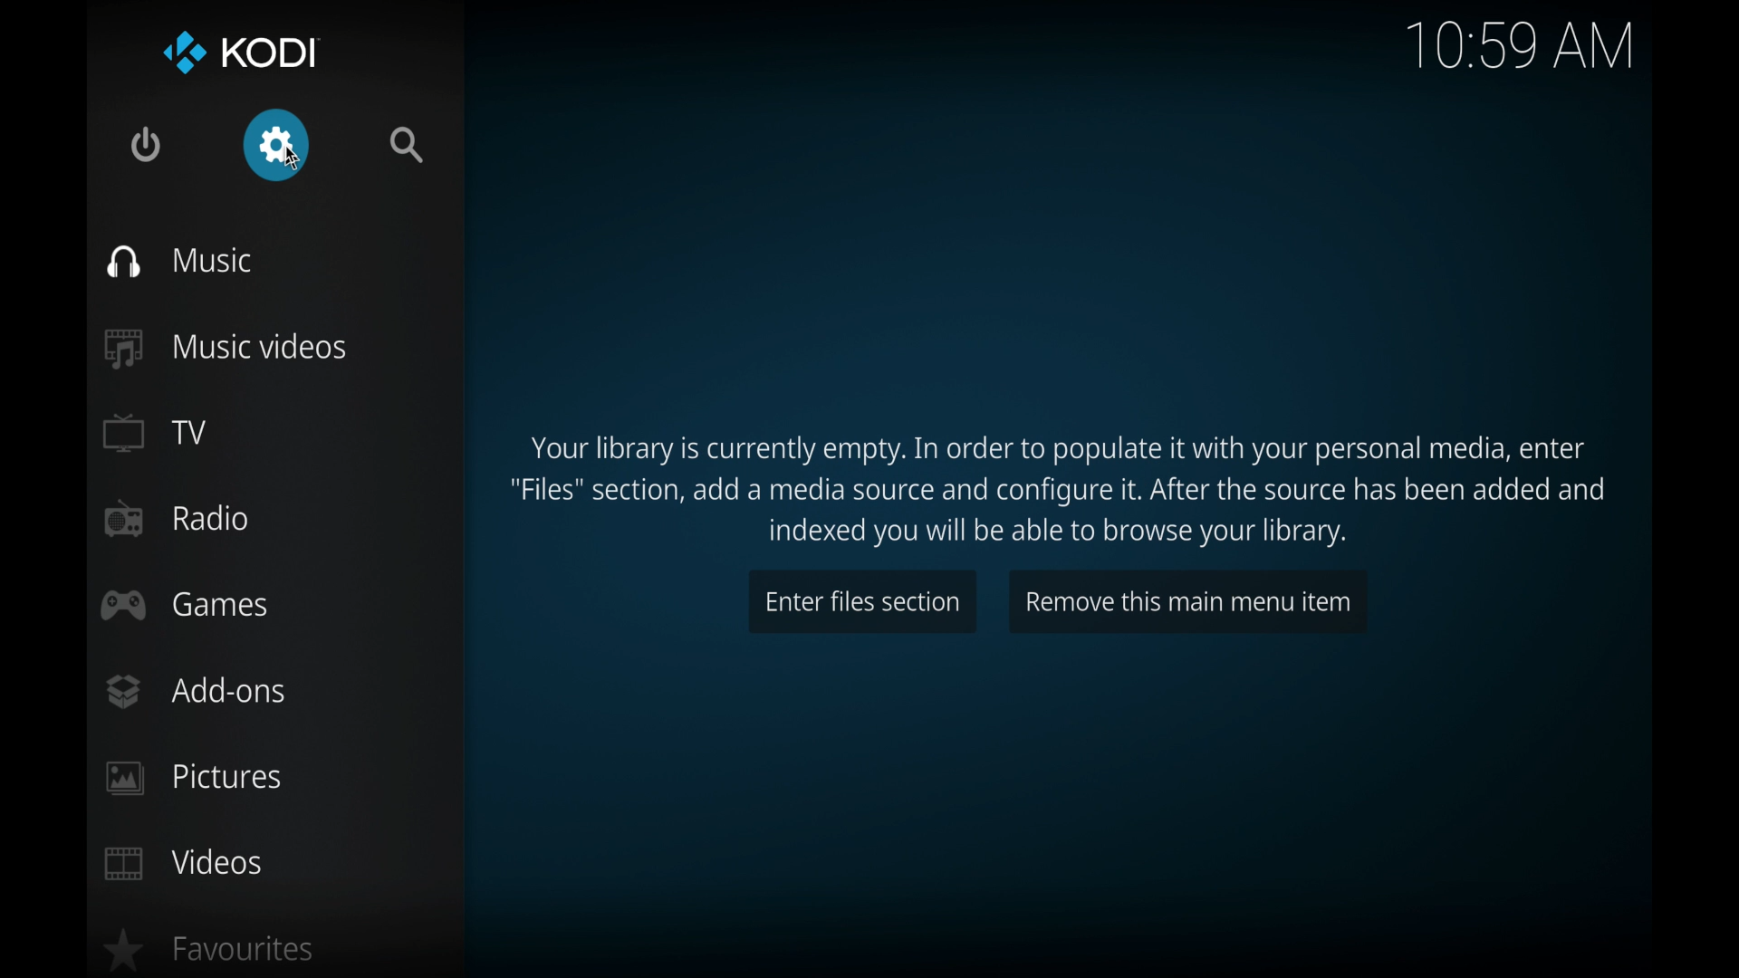 Image resolution: width=1739 pixels, height=978 pixels. Describe the element at coordinates (197, 693) in the screenshot. I see `add-ons` at that location.